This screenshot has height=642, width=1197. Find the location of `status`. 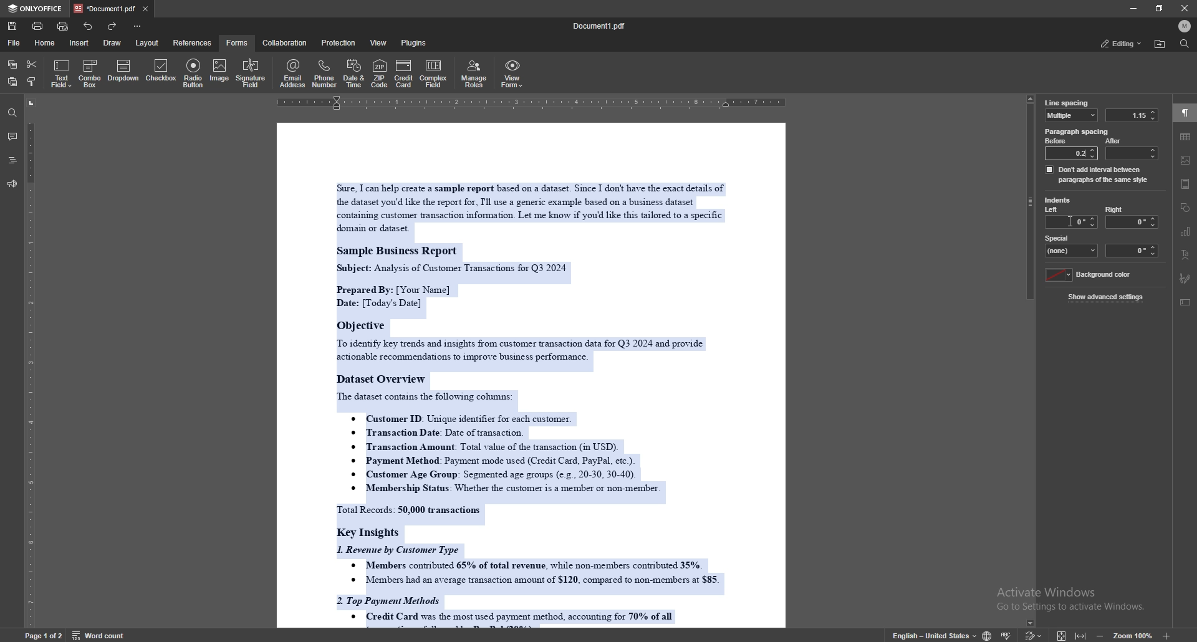

status is located at coordinates (1120, 43).